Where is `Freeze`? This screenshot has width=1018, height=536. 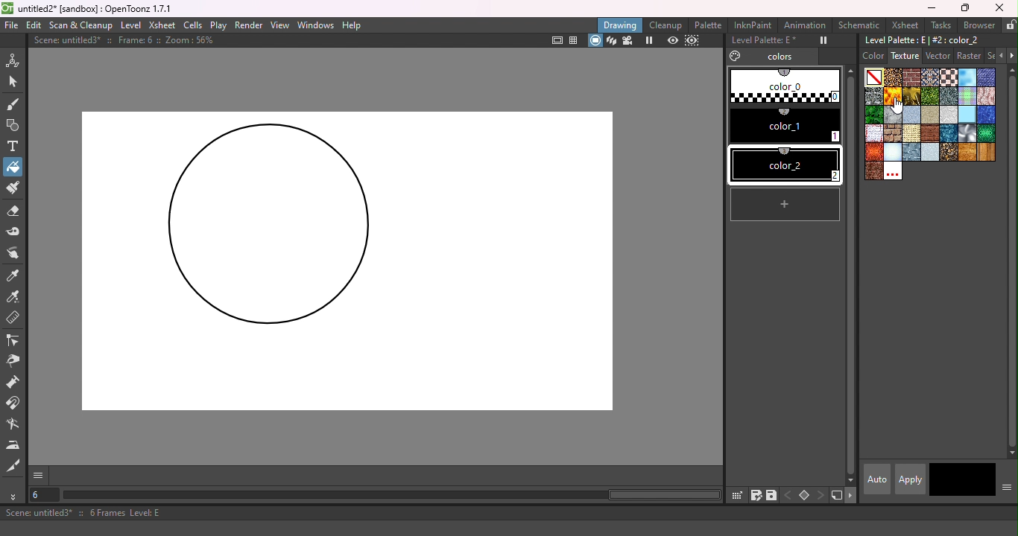
Freeze is located at coordinates (650, 40).